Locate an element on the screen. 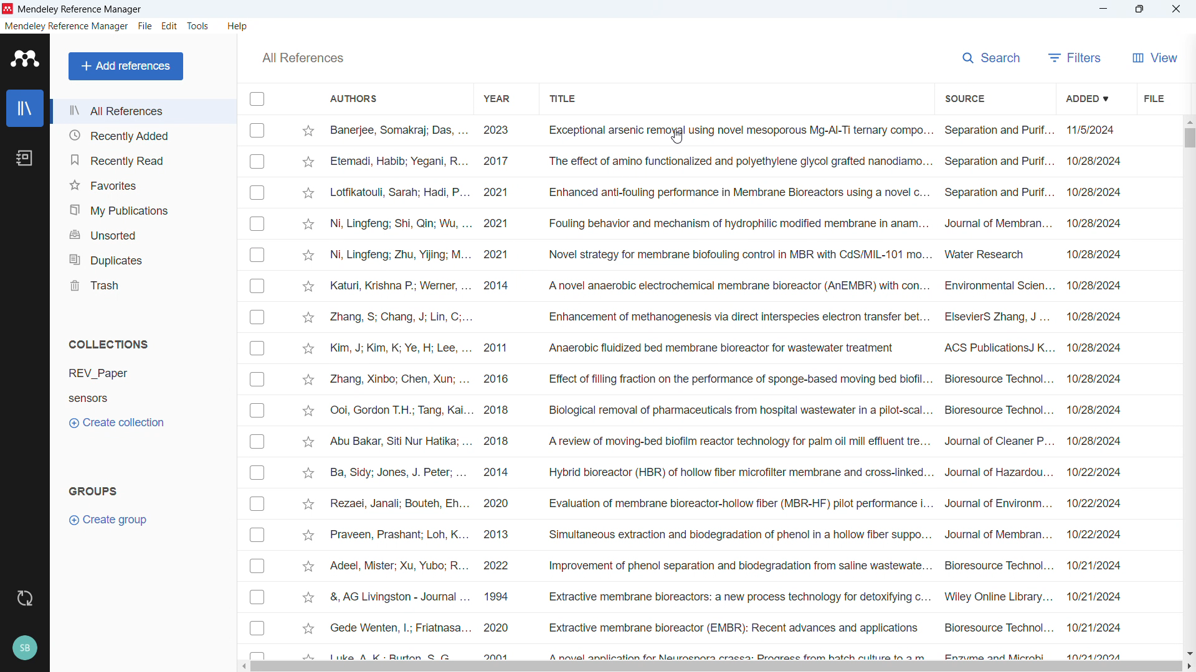 This screenshot has width=1196, height=672. click to starmark individual entries is located at coordinates (307, 225).